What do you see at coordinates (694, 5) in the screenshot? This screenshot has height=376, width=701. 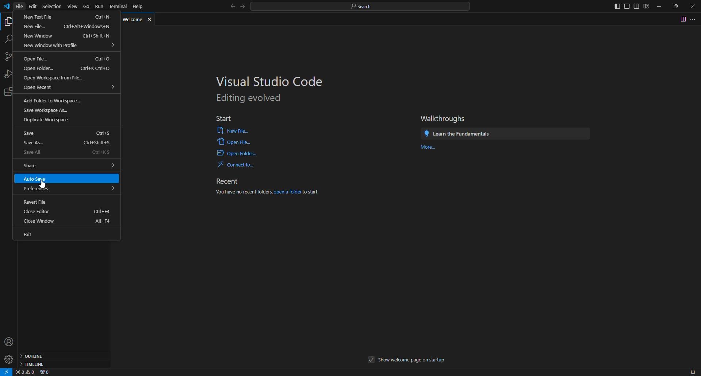 I see `close` at bounding box center [694, 5].